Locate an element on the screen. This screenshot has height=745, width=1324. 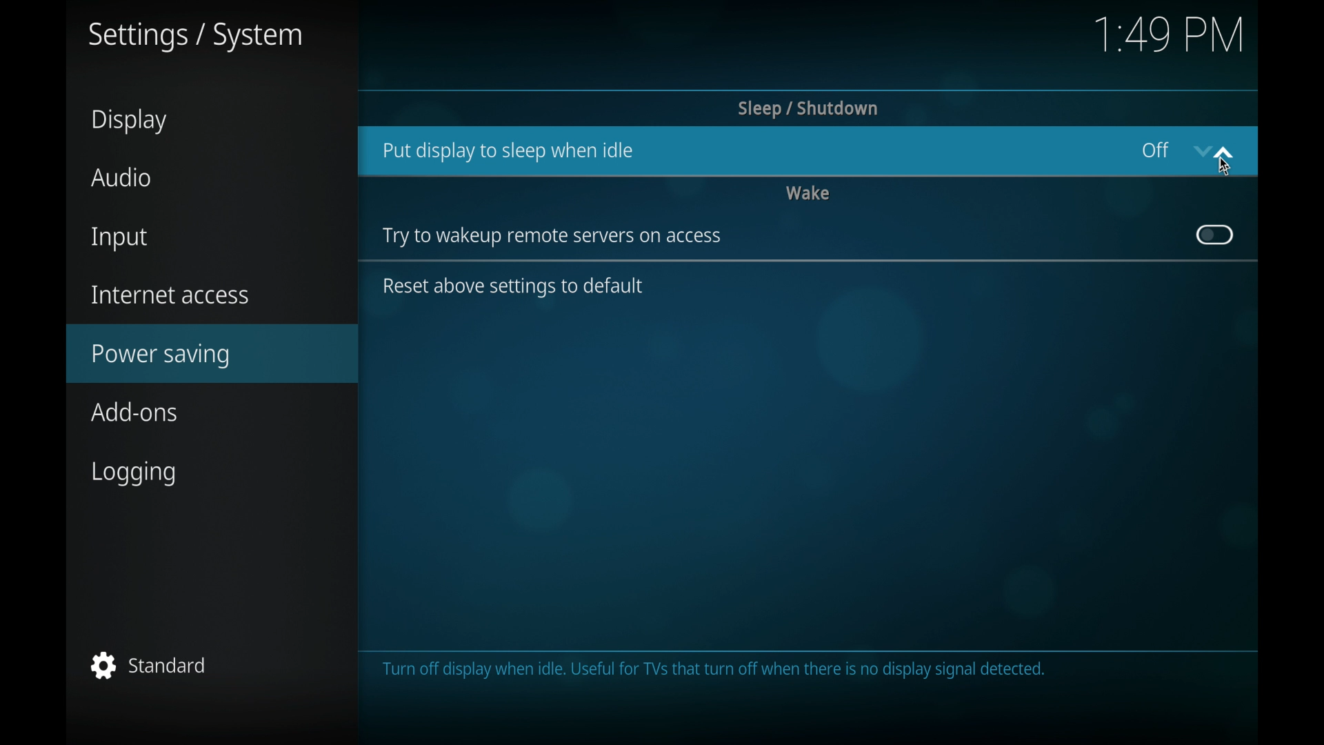
Turn off display when idle. Useful for TVs that turn off when there is no display signal detected. is located at coordinates (716, 672).